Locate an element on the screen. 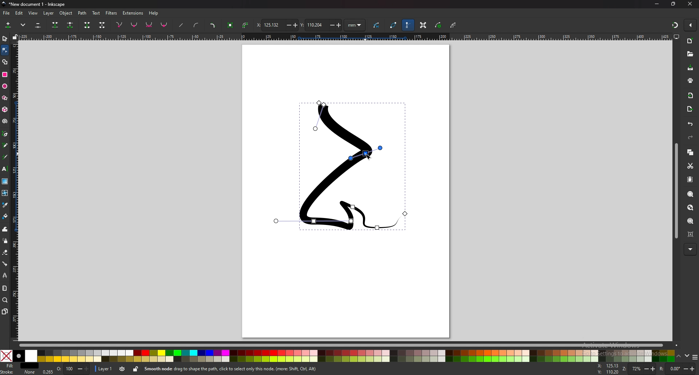 The height and width of the screenshot is (375, 699). layer is located at coordinates (104, 368).